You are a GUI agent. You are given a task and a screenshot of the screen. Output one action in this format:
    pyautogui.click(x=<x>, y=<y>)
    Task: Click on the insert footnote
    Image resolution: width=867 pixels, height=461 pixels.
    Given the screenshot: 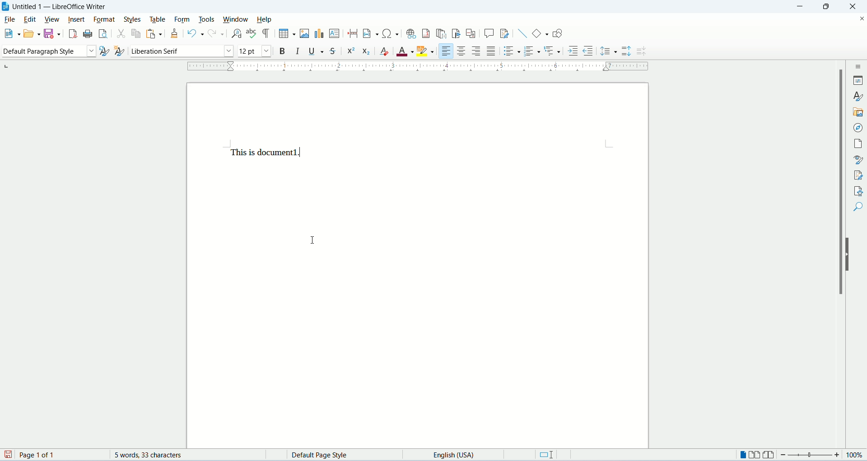 What is the action you would take?
    pyautogui.click(x=426, y=33)
    